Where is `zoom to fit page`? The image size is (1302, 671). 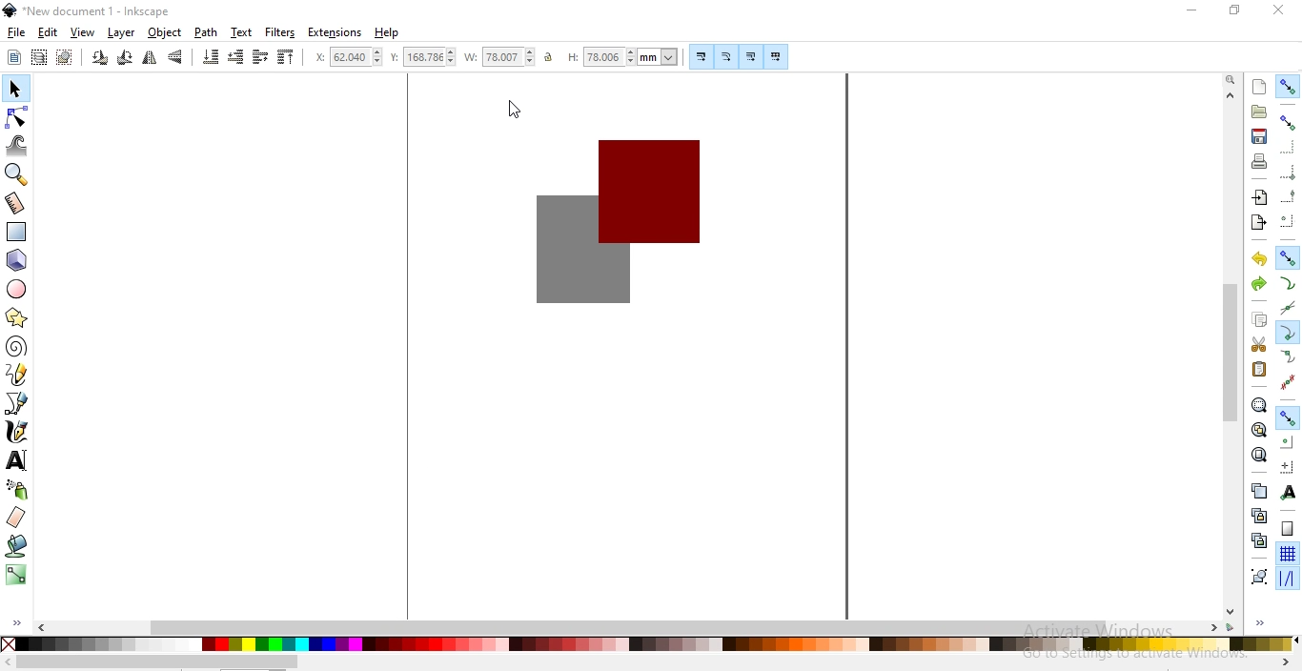
zoom to fit page is located at coordinates (1259, 455).